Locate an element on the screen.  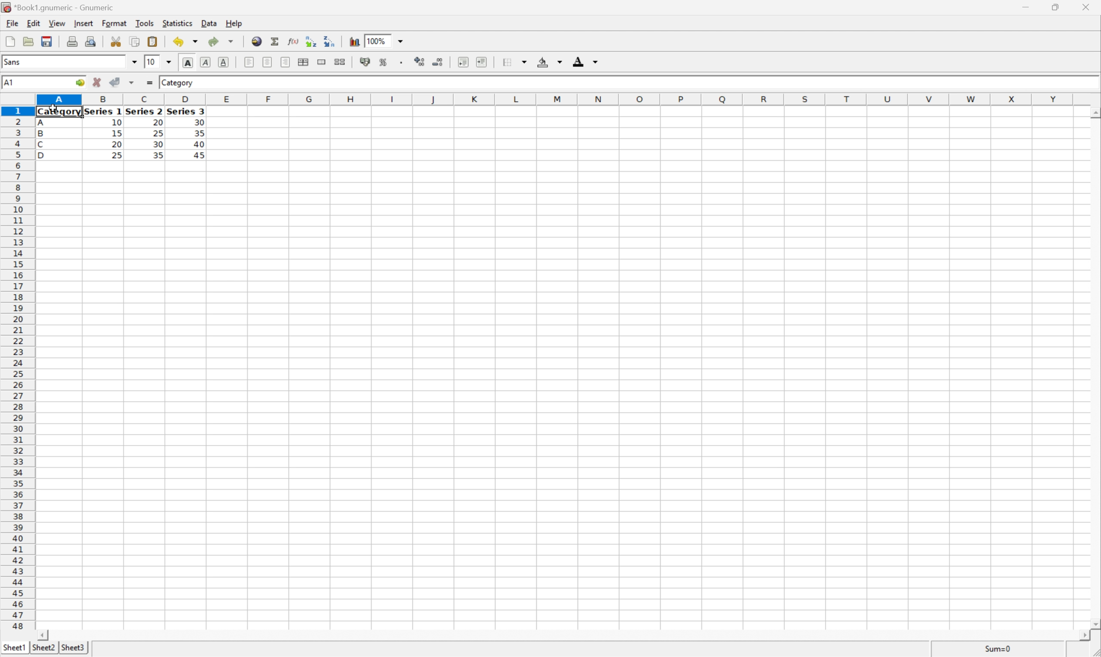
Increase the number of decimals displayed is located at coordinates (420, 62).